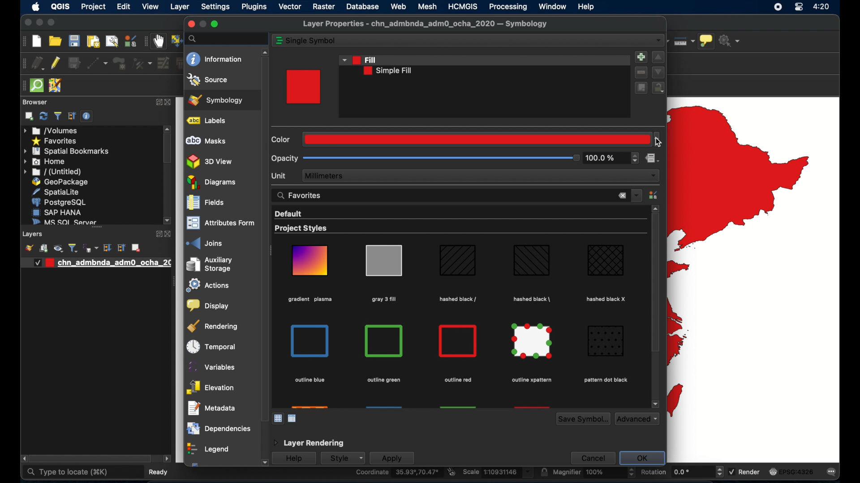  What do you see at coordinates (150, 8) in the screenshot?
I see `view` at bounding box center [150, 8].